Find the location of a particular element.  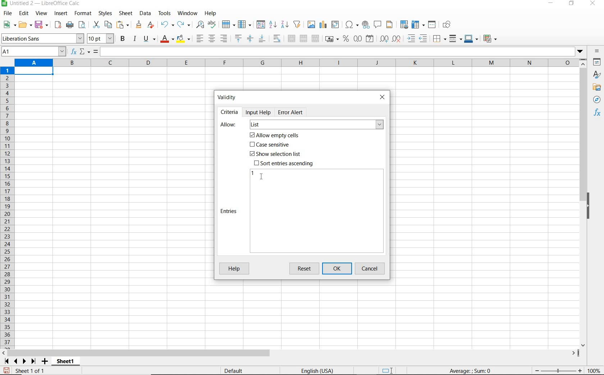

Allow empty cells is located at coordinates (275, 135).